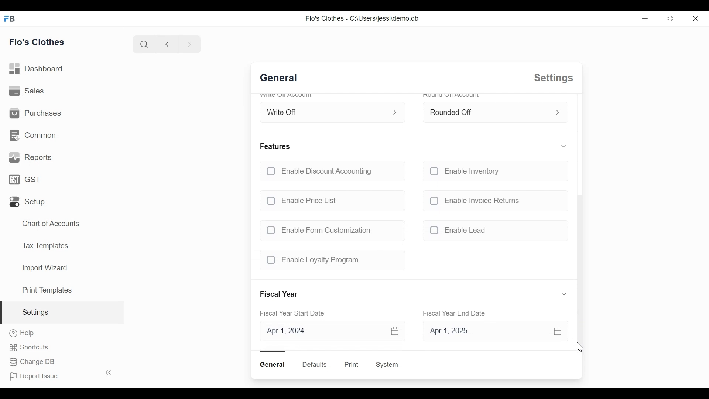  I want to click on Expand, so click(397, 112).